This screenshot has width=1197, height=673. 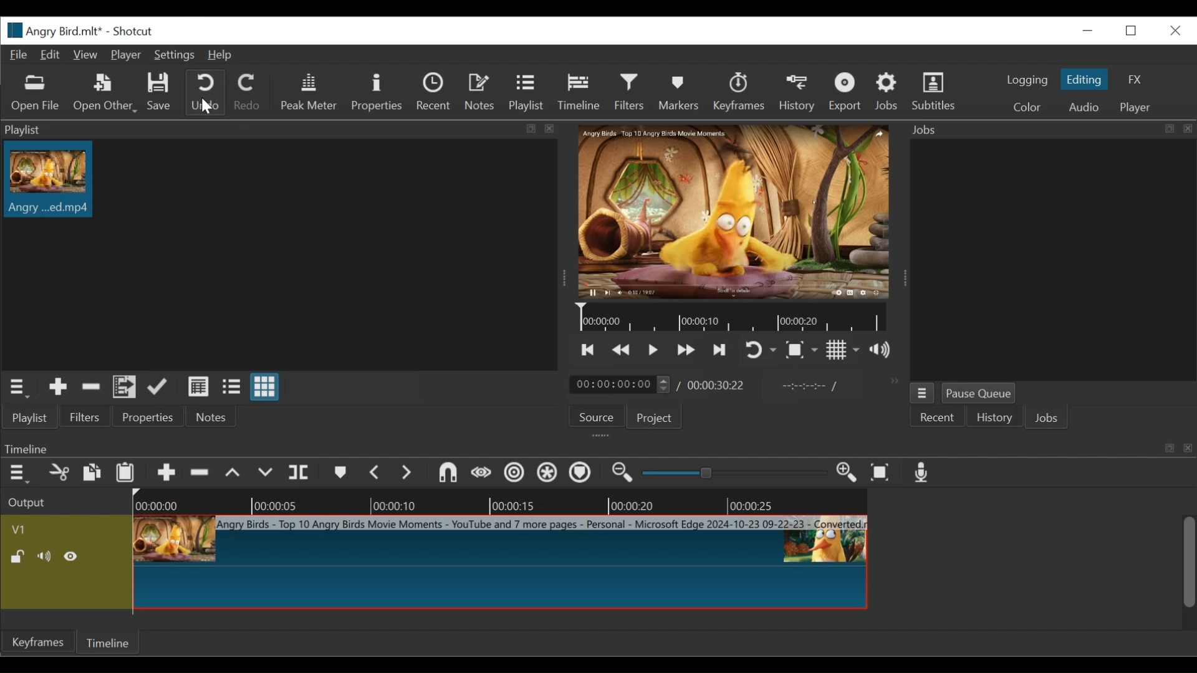 What do you see at coordinates (498, 501) in the screenshot?
I see `Timeline` at bounding box center [498, 501].